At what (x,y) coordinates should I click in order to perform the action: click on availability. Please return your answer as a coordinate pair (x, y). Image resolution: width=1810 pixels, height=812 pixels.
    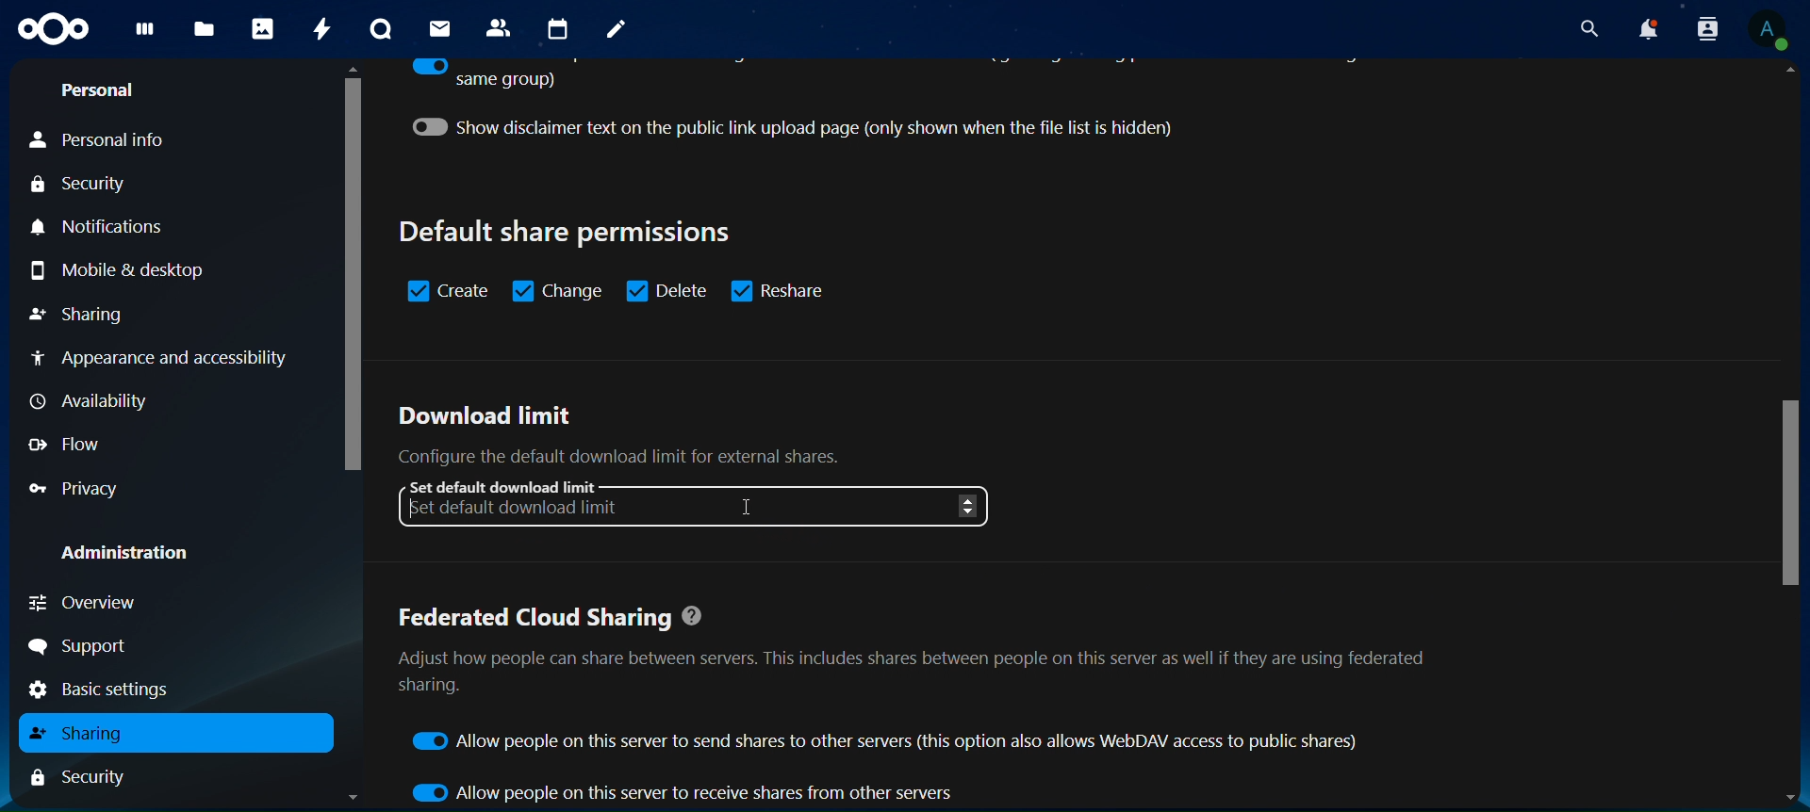
    Looking at the image, I should click on (95, 401).